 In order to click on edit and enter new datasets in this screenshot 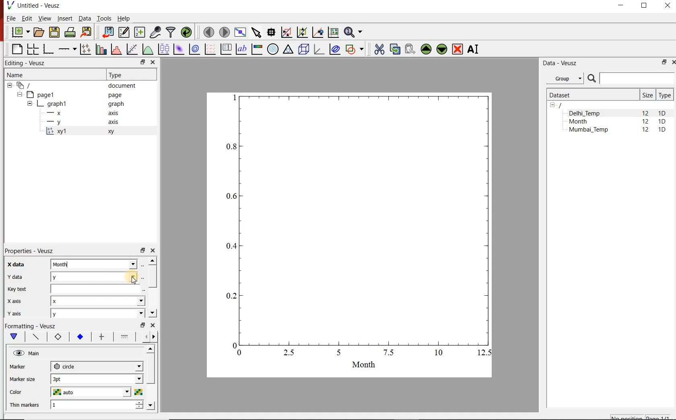, I will do `click(124, 32)`.